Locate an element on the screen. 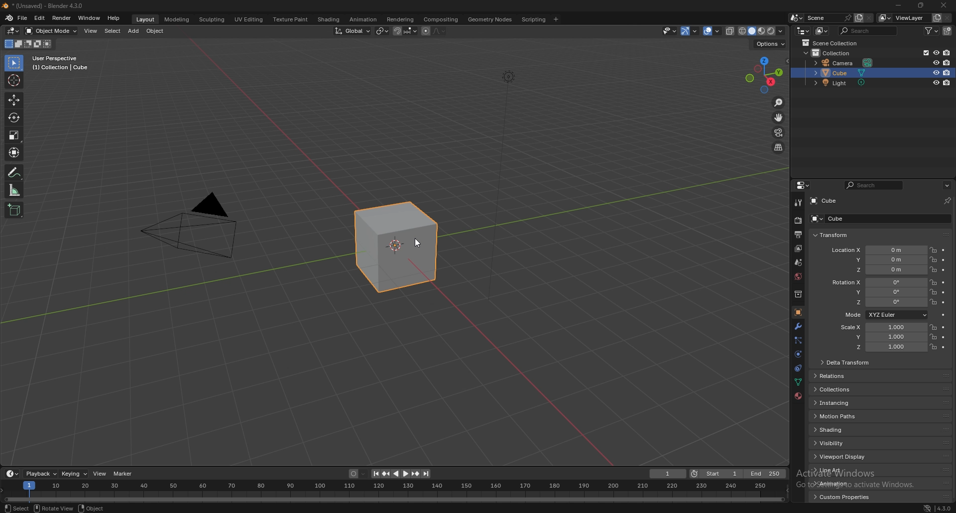  transform pivot points is located at coordinates (383, 31).